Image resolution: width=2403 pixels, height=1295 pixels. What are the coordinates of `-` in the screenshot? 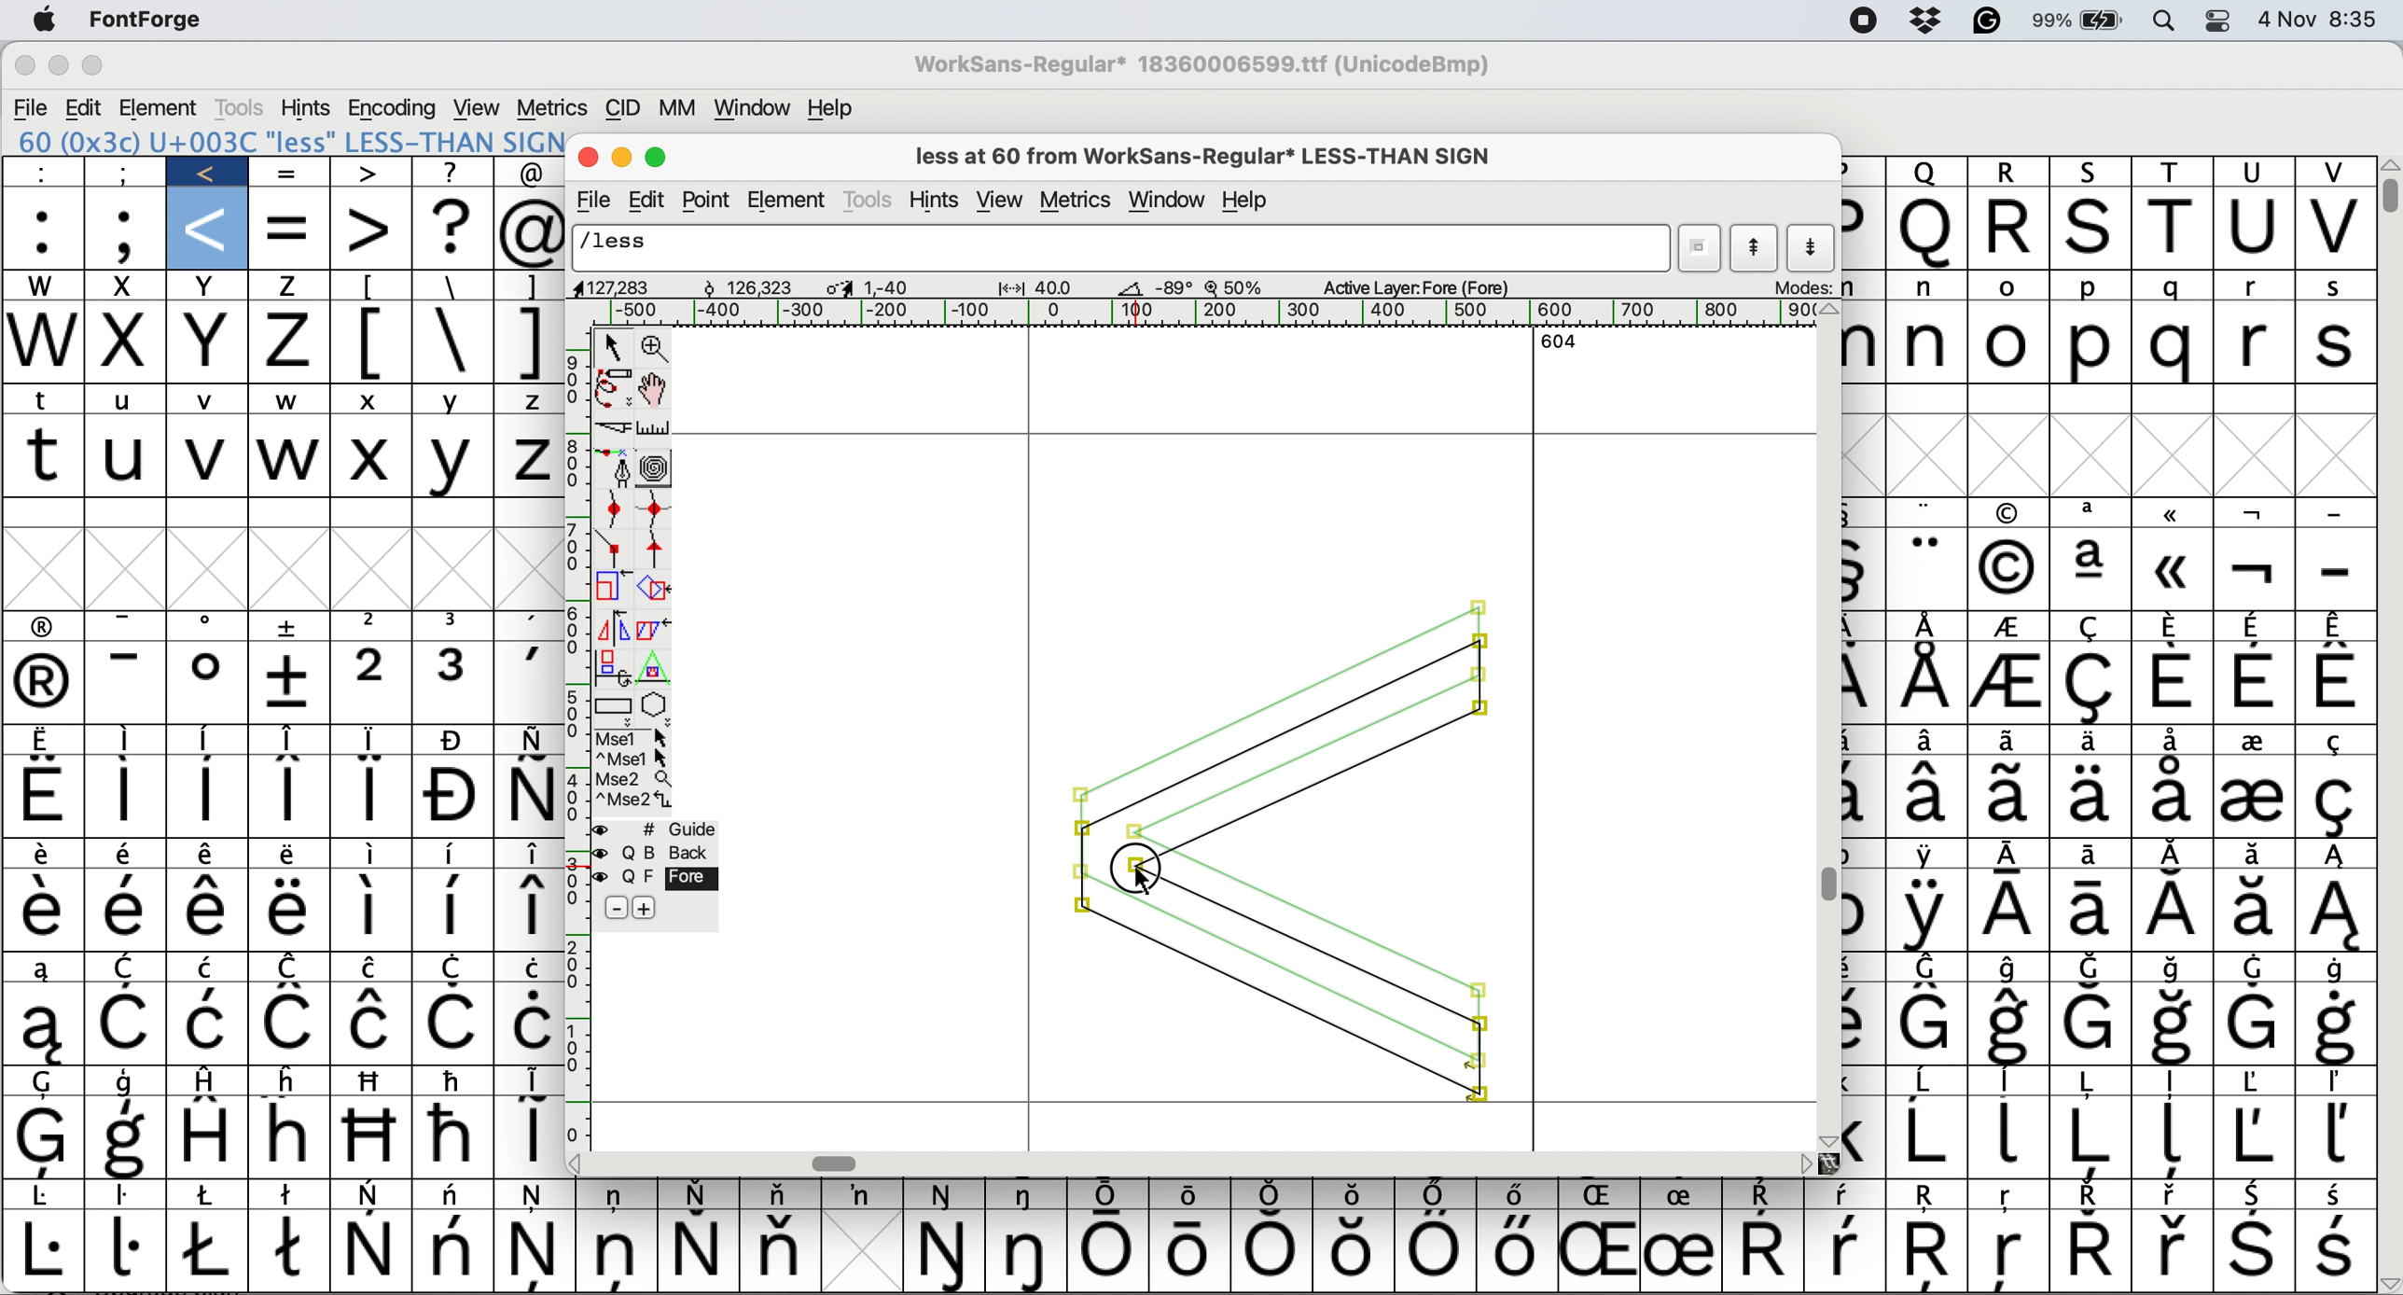 It's located at (2336, 569).